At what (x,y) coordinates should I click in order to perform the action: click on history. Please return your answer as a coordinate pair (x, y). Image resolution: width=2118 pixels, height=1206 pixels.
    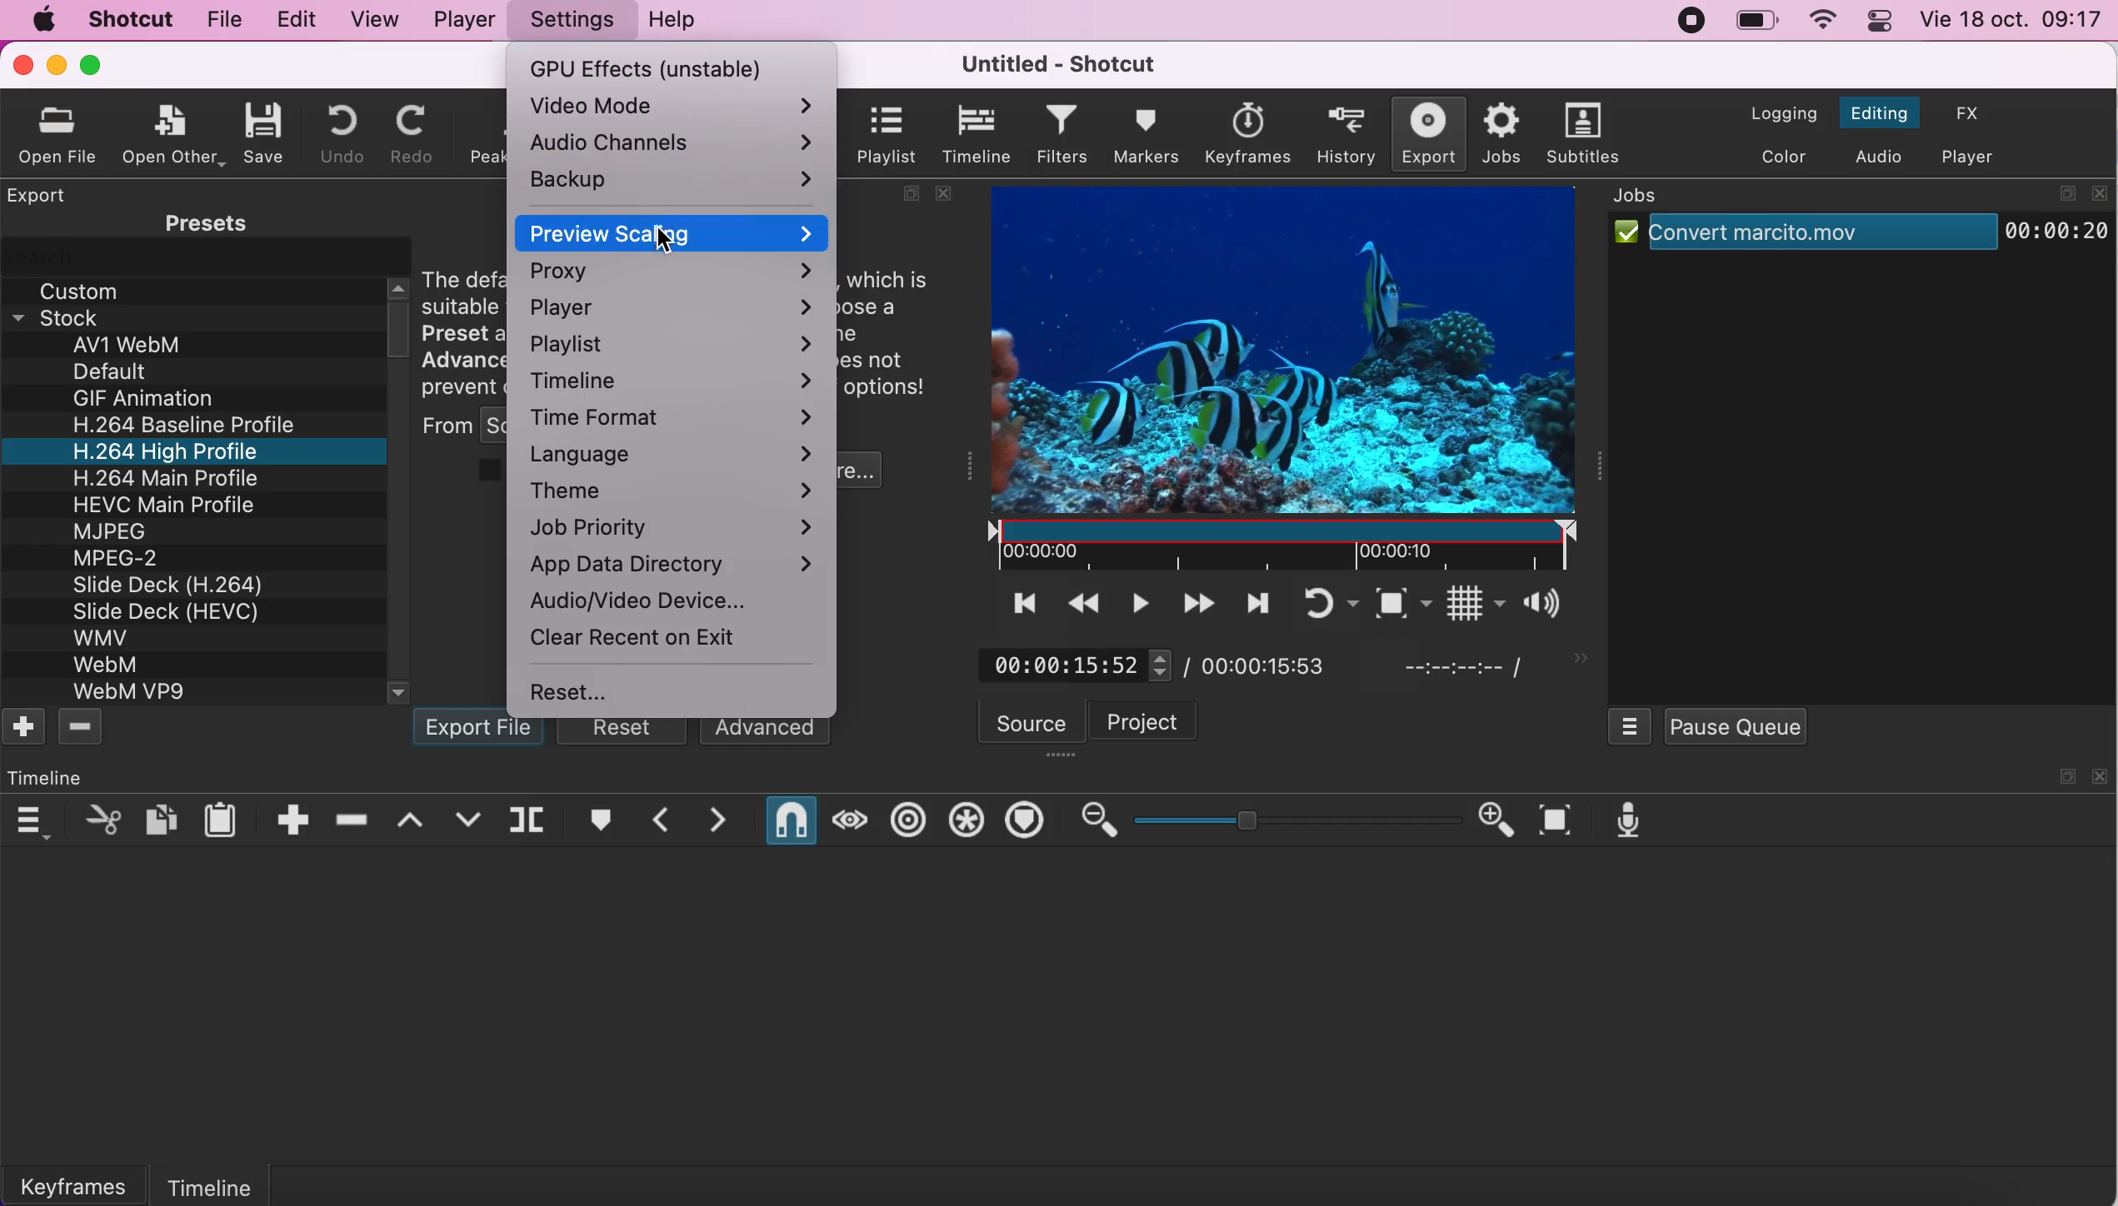
    Looking at the image, I should click on (1338, 136).